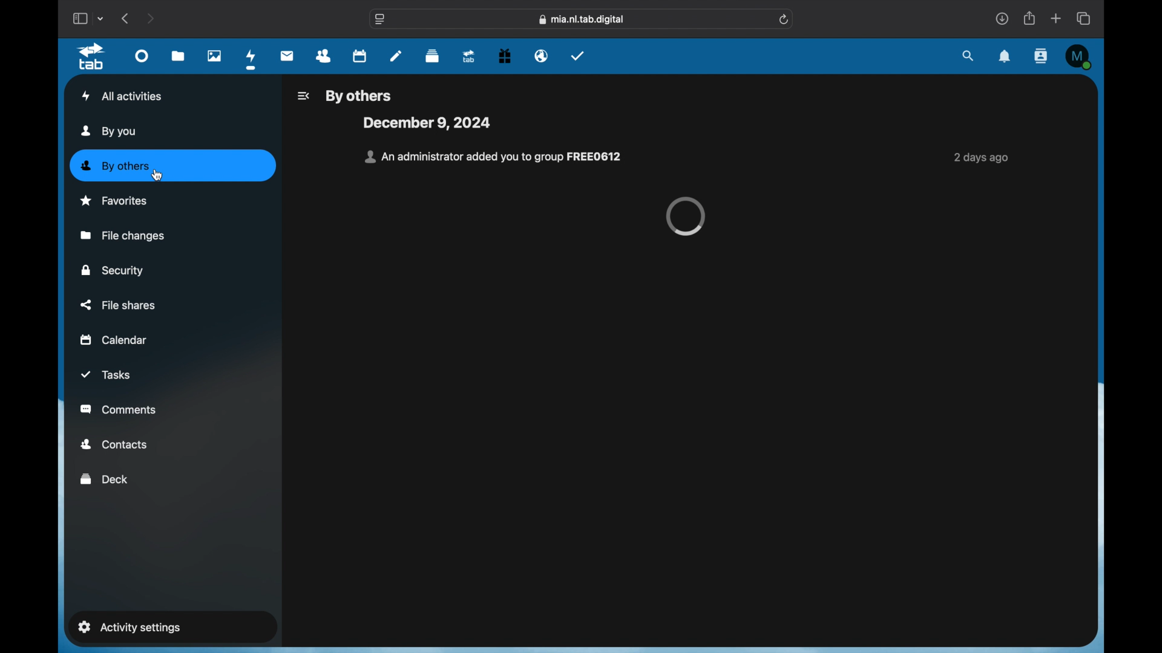 The height and width of the screenshot is (653, 1162). I want to click on tab, so click(91, 57).